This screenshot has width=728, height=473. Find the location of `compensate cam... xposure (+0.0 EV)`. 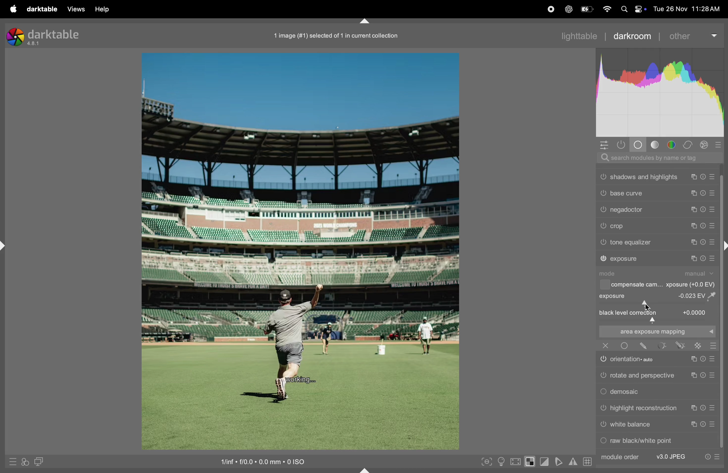

compensate cam... xposure (+0.0 EV) is located at coordinates (664, 285).